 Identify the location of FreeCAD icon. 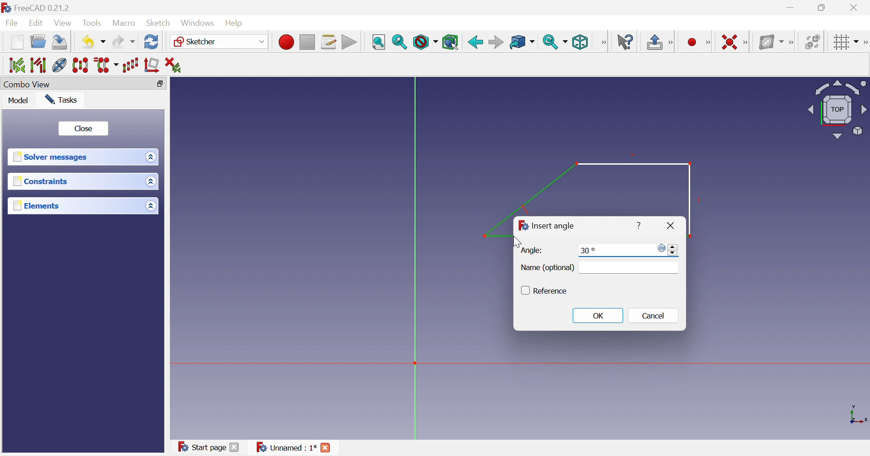
(522, 226).